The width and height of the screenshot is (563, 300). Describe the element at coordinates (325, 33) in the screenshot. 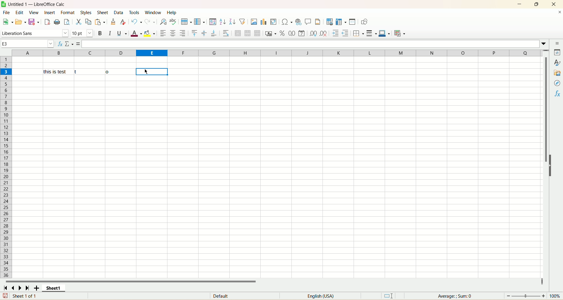

I see `remove decimal place` at that location.